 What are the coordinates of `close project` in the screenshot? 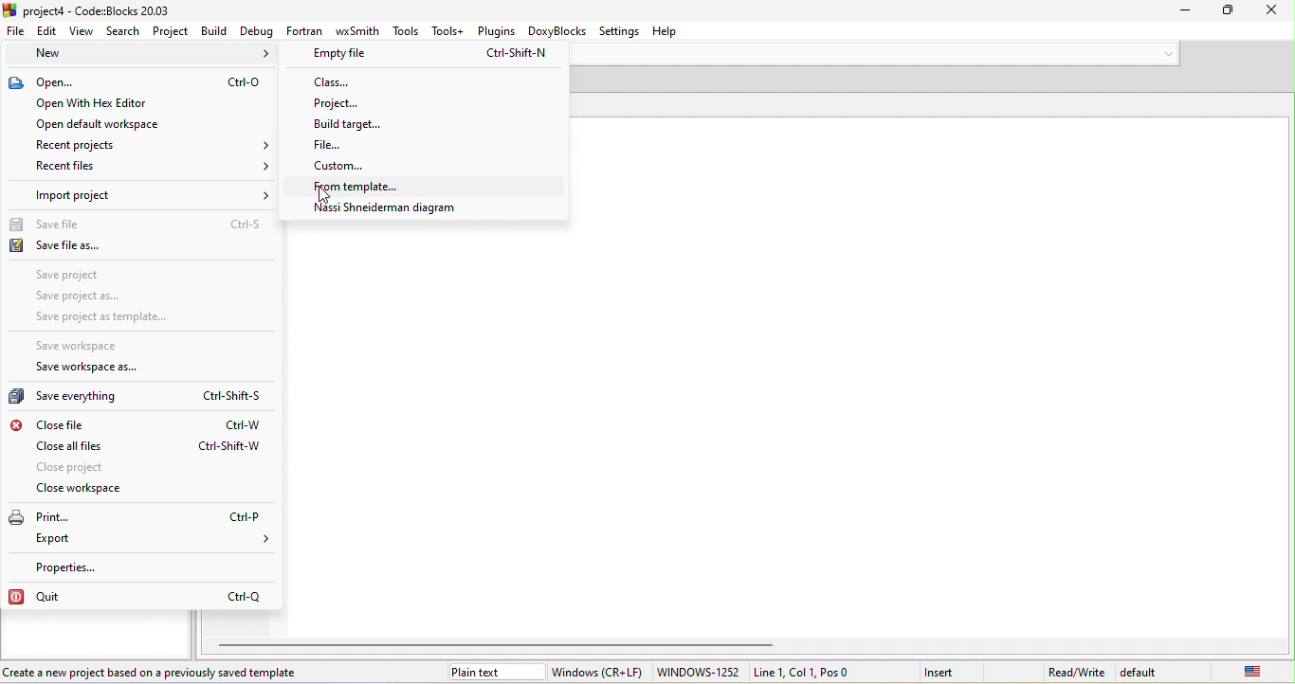 It's located at (92, 467).